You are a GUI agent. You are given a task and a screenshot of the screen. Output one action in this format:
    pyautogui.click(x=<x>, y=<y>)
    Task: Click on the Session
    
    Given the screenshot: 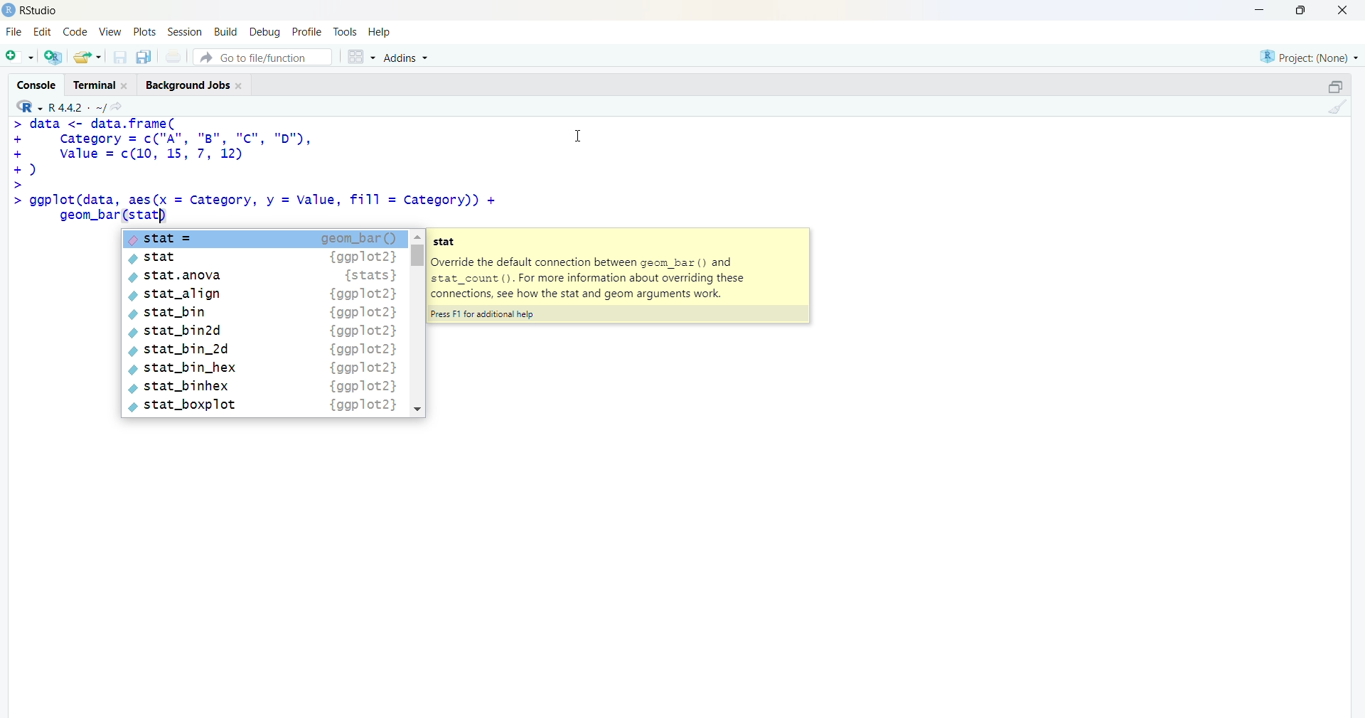 What is the action you would take?
    pyautogui.click(x=185, y=32)
    